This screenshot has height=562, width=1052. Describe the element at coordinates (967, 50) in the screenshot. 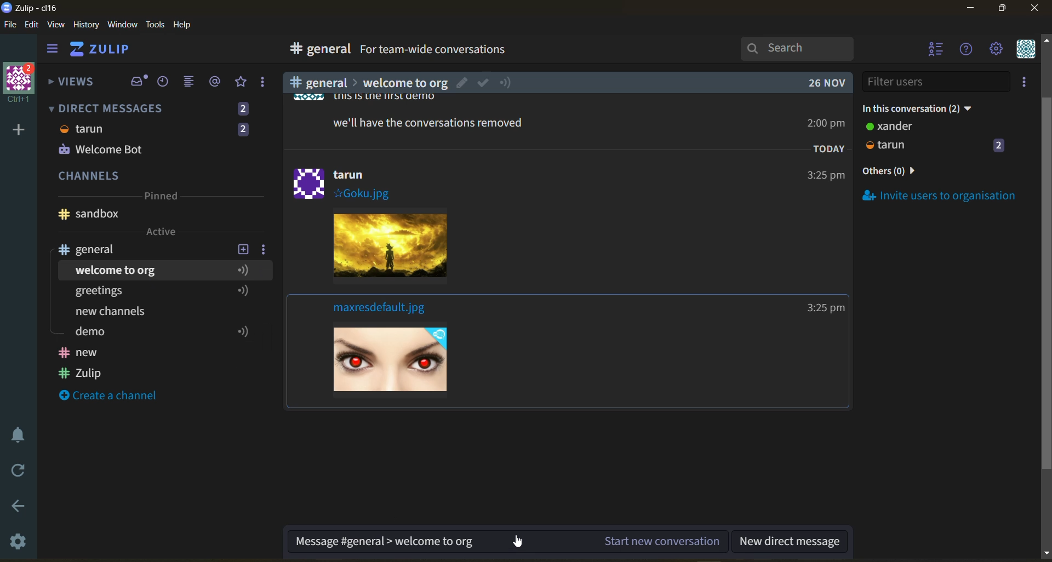

I see `help menu` at that location.